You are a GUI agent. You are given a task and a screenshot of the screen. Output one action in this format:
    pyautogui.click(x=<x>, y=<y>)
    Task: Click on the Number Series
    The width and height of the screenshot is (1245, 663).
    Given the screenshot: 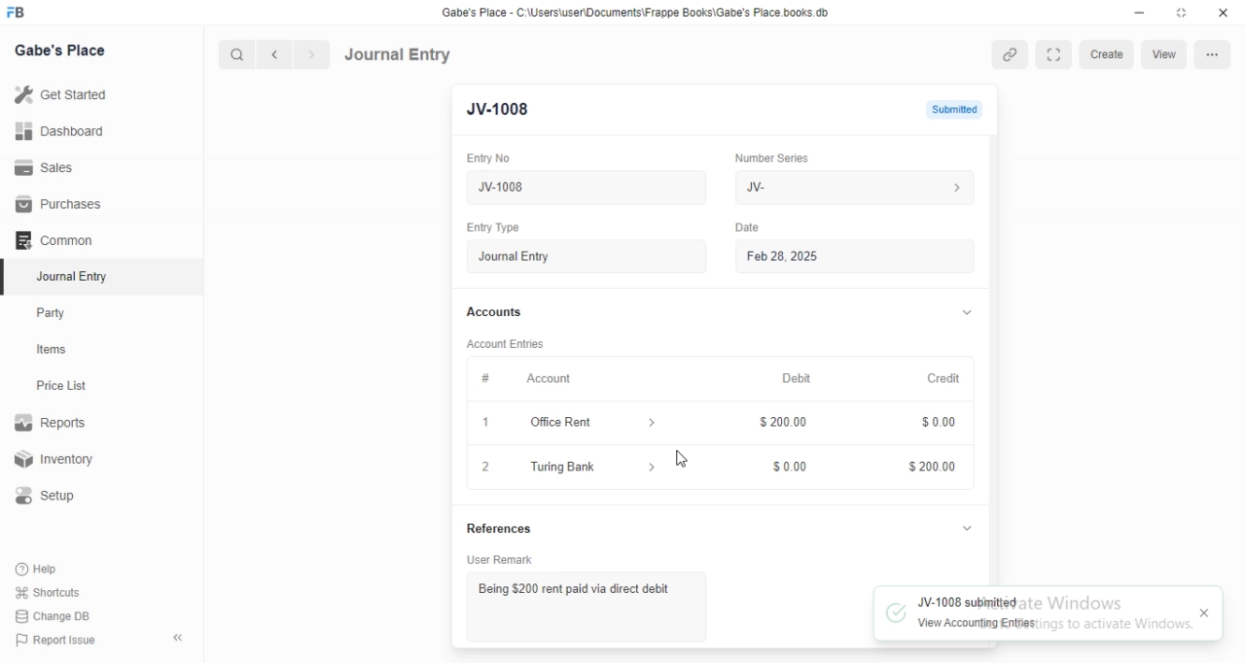 What is the action you would take?
    pyautogui.click(x=771, y=156)
    